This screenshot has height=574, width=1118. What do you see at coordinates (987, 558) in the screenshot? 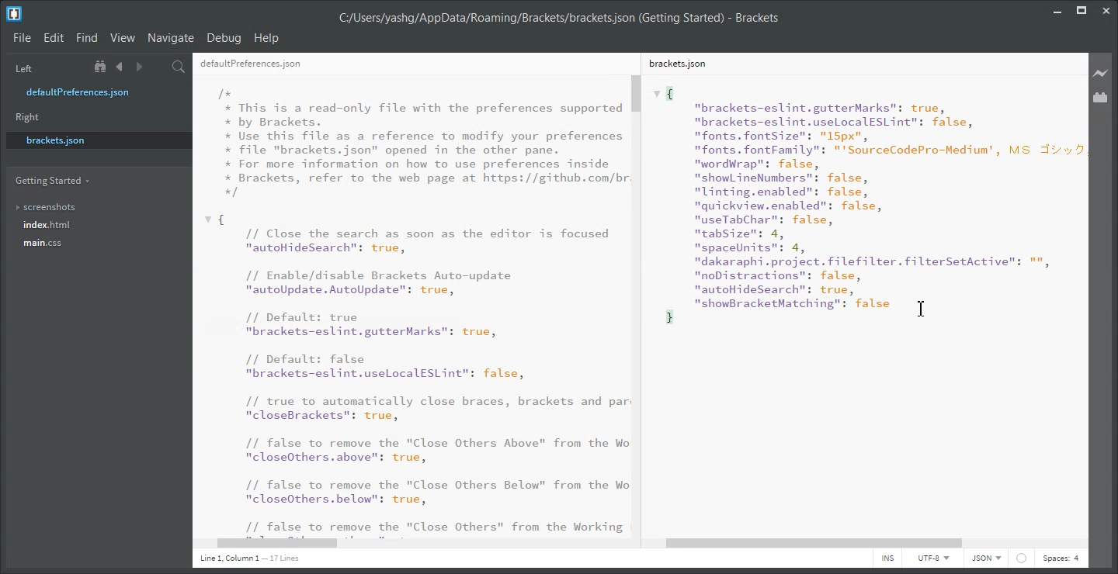
I see `JSON` at bounding box center [987, 558].